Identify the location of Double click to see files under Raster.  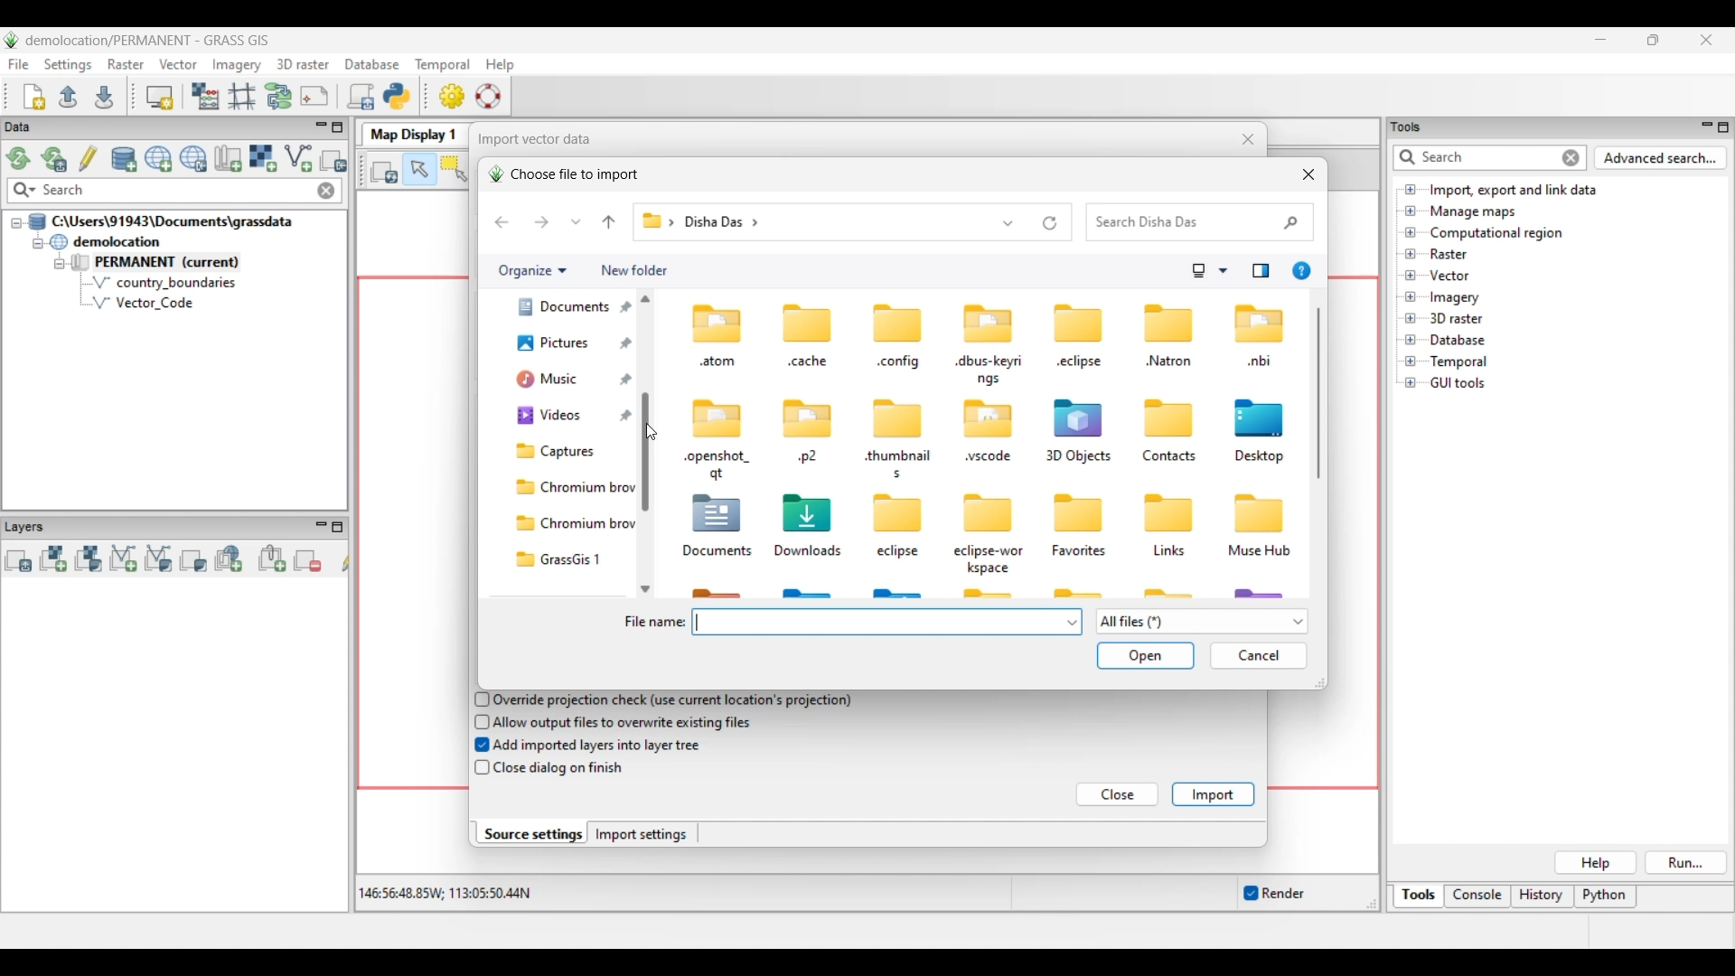
(1449, 254).